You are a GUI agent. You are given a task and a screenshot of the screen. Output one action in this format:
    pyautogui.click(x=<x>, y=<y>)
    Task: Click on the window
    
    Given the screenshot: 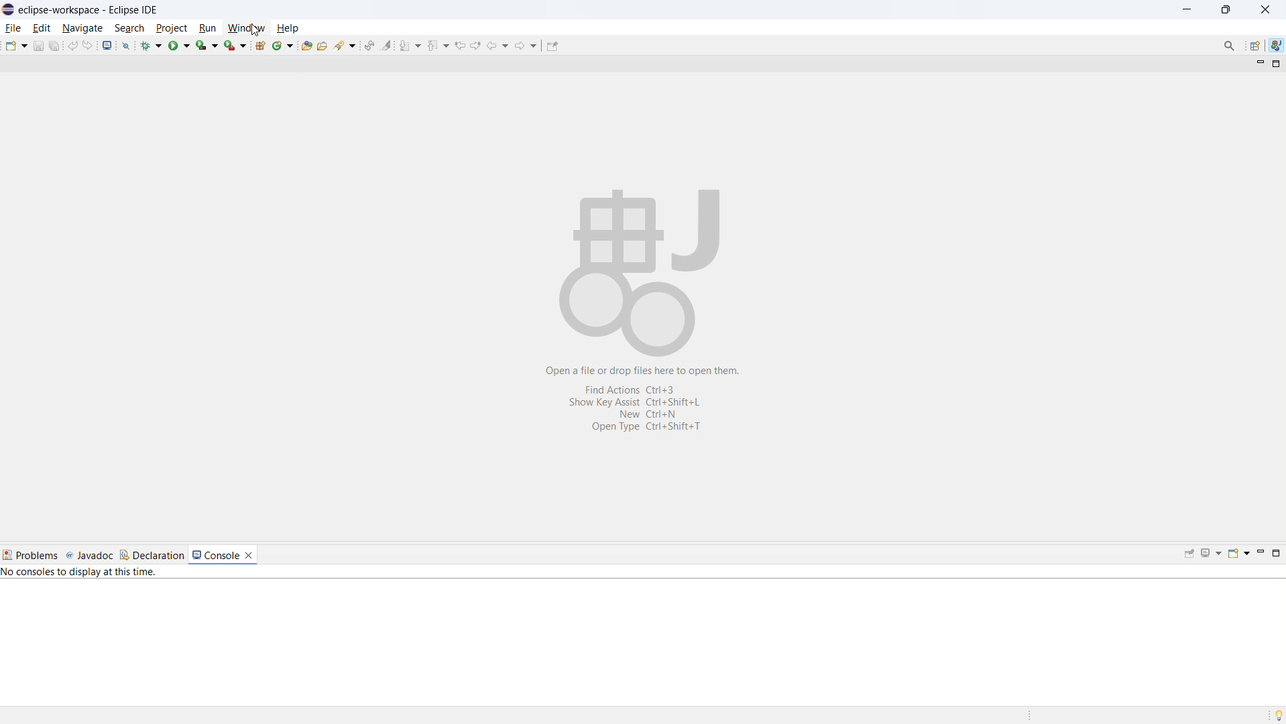 What is the action you would take?
    pyautogui.click(x=247, y=27)
    